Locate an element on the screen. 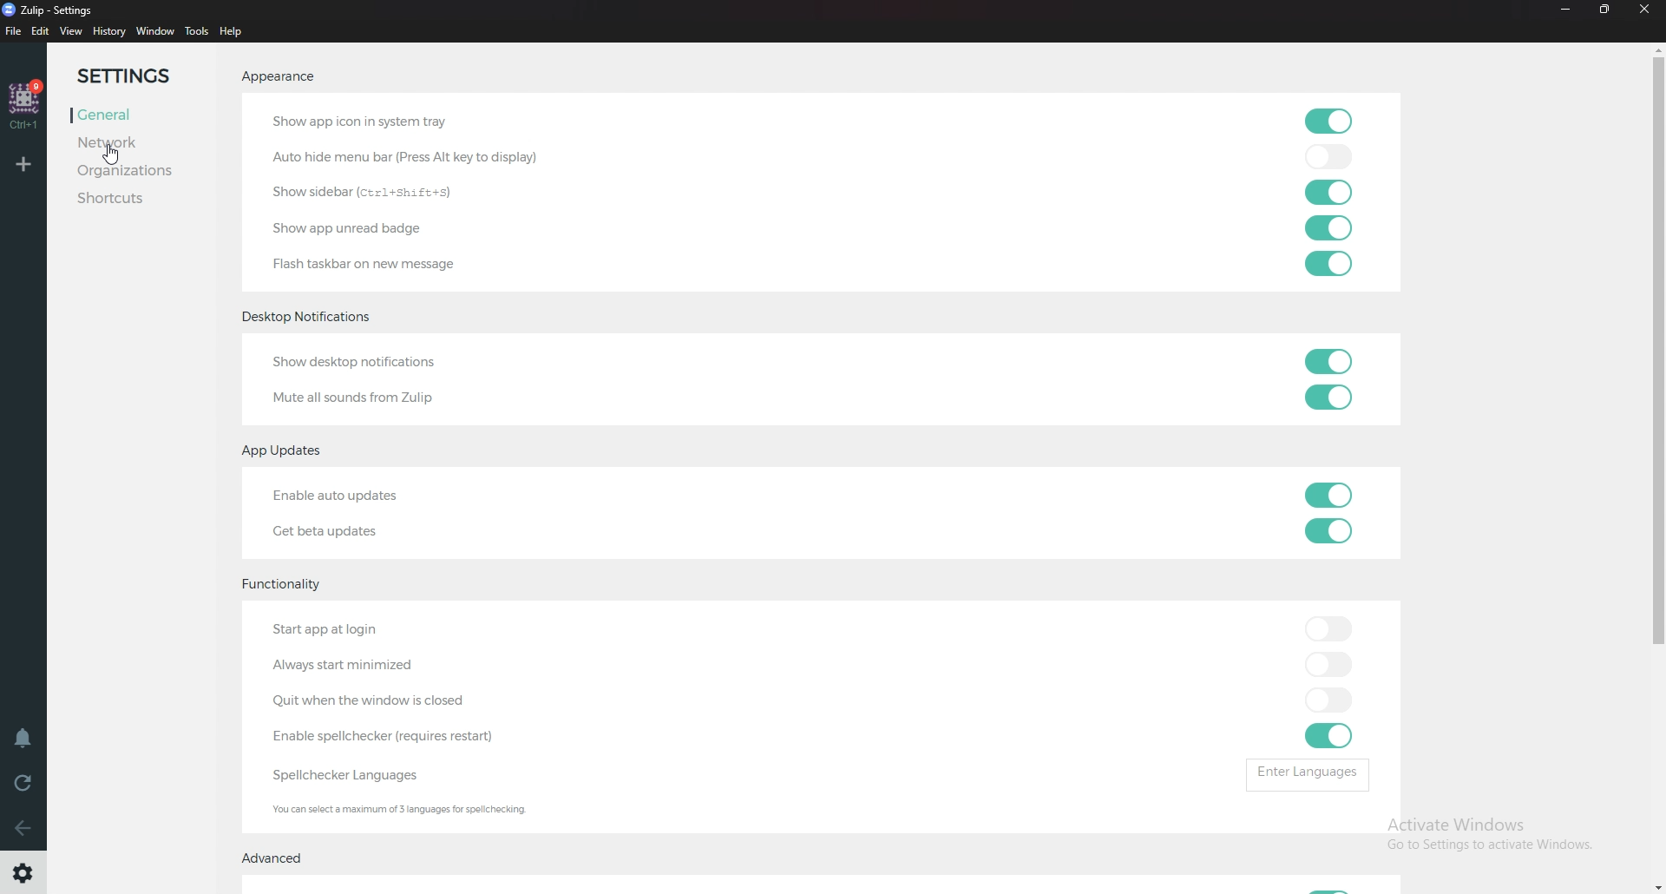 The width and height of the screenshot is (1666, 894). Network is located at coordinates (126, 142).